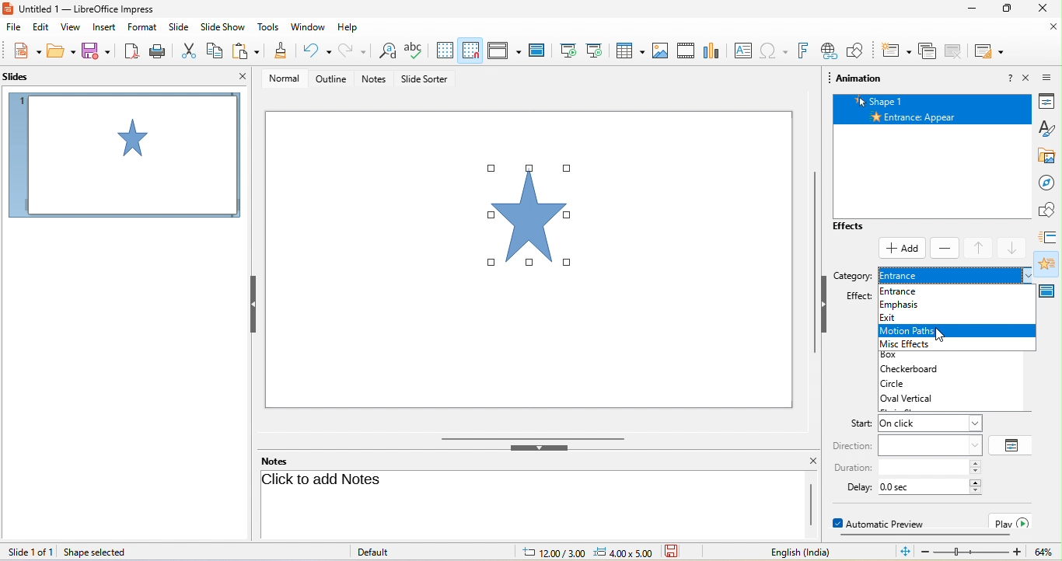 The image size is (1062, 561). Describe the element at coordinates (1050, 263) in the screenshot. I see `animation` at that location.